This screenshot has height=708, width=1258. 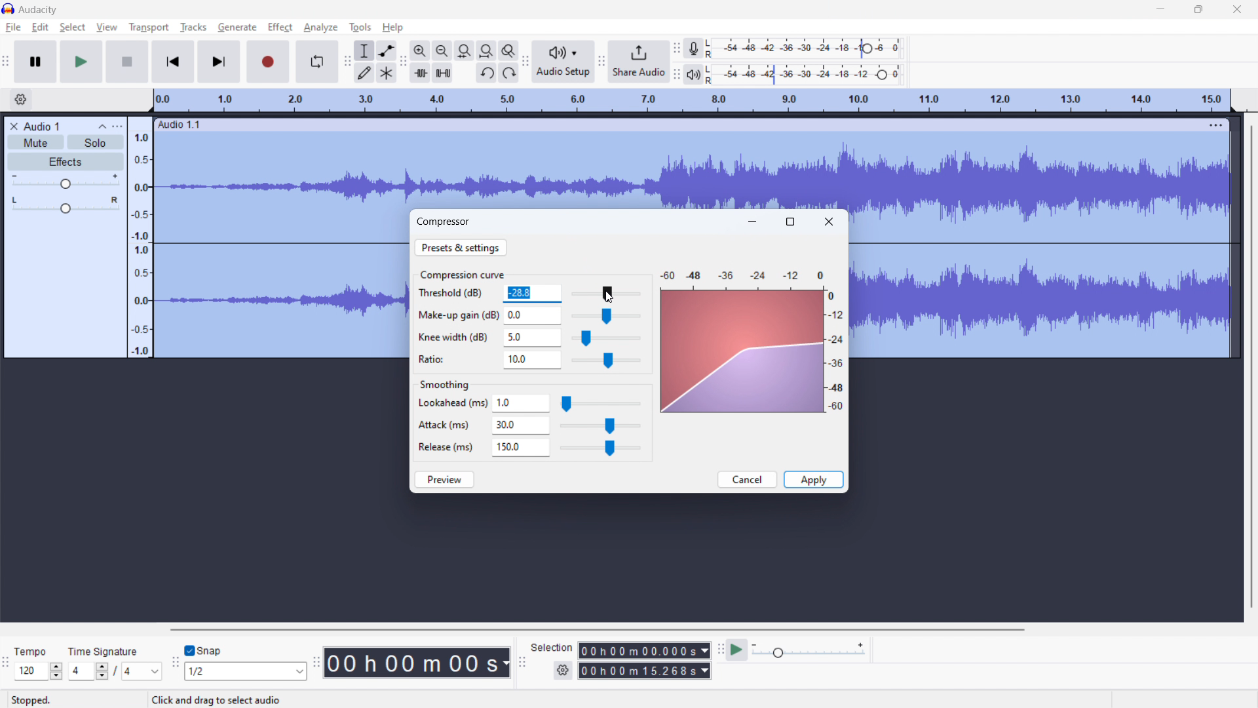 I want to click on Release (ms), so click(x=446, y=446).